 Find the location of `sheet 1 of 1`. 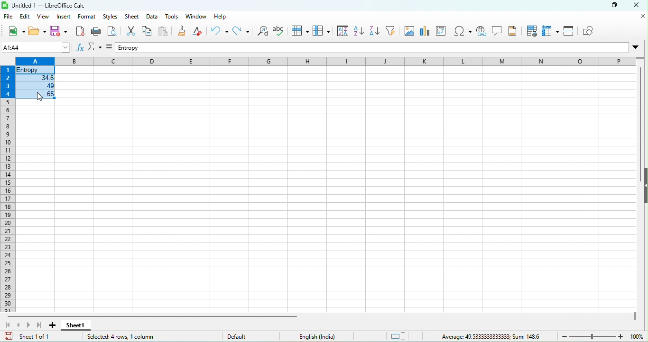

sheet 1 of 1 is located at coordinates (32, 337).